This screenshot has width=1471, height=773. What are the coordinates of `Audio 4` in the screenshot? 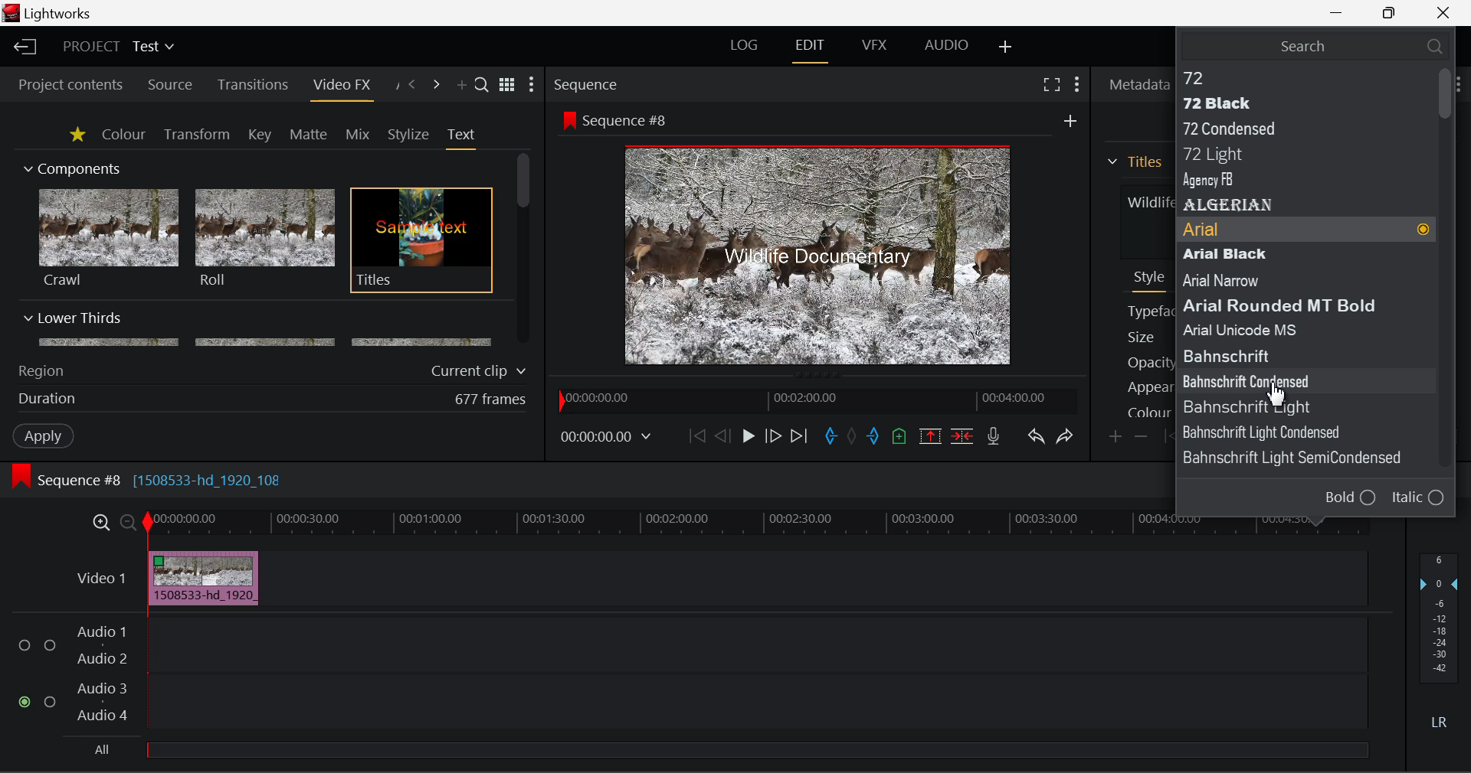 It's located at (103, 714).